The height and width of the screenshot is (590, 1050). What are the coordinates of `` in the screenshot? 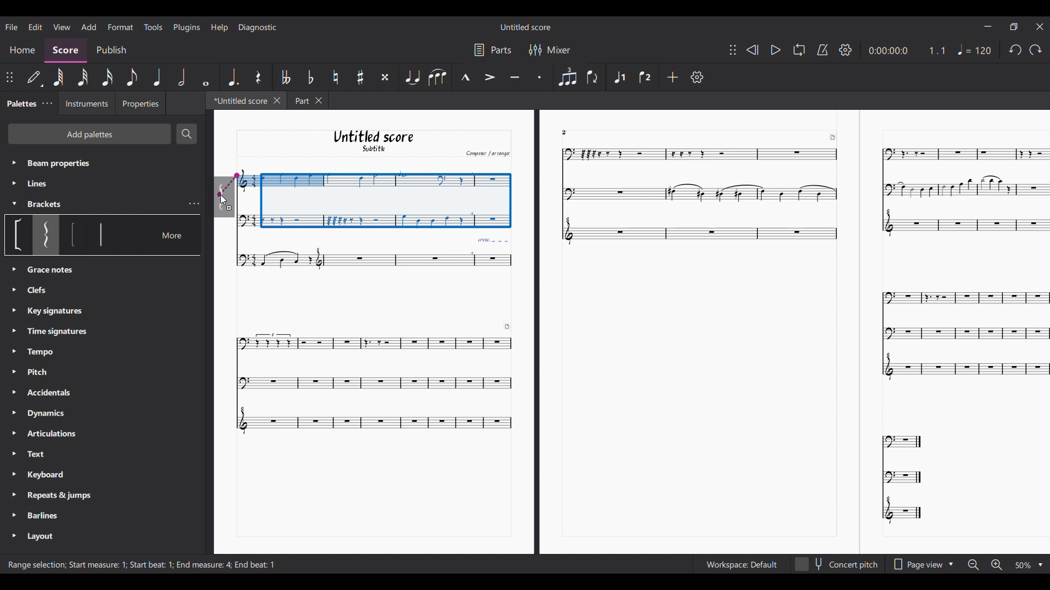 It's located at (10, 162).